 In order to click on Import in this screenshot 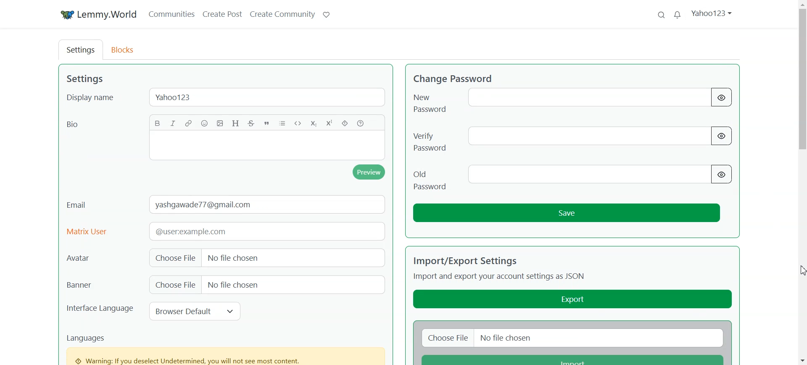, I will do `click(572, 359)`.